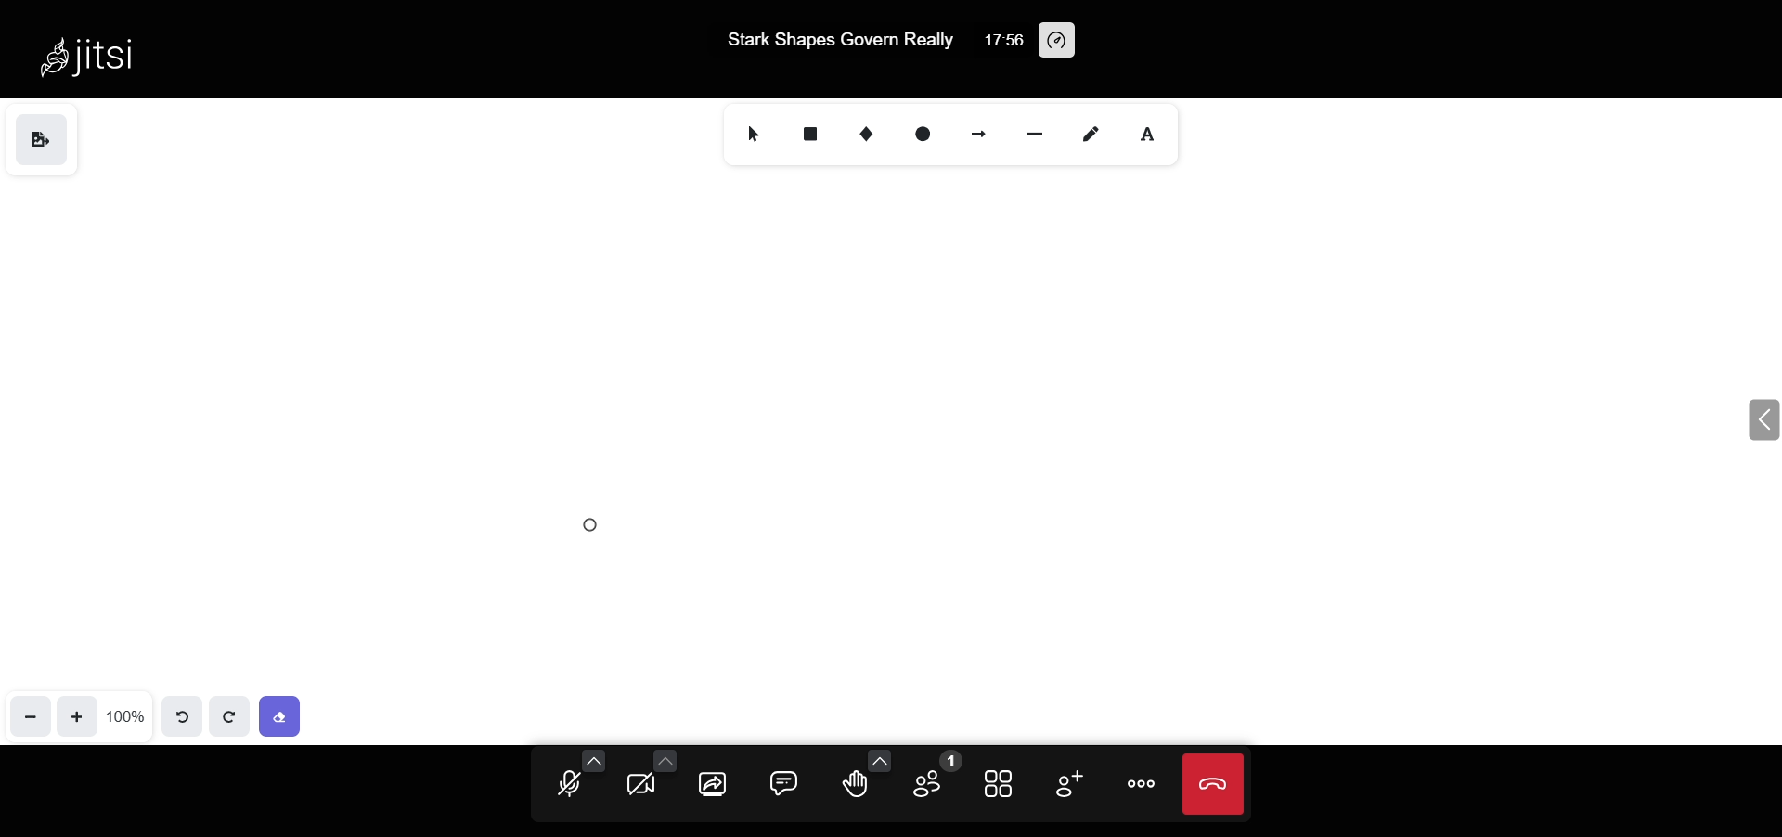  What do you see at coordinates (751, 135) in the screenshot?
I see `select` at bounding box center [751, 135].